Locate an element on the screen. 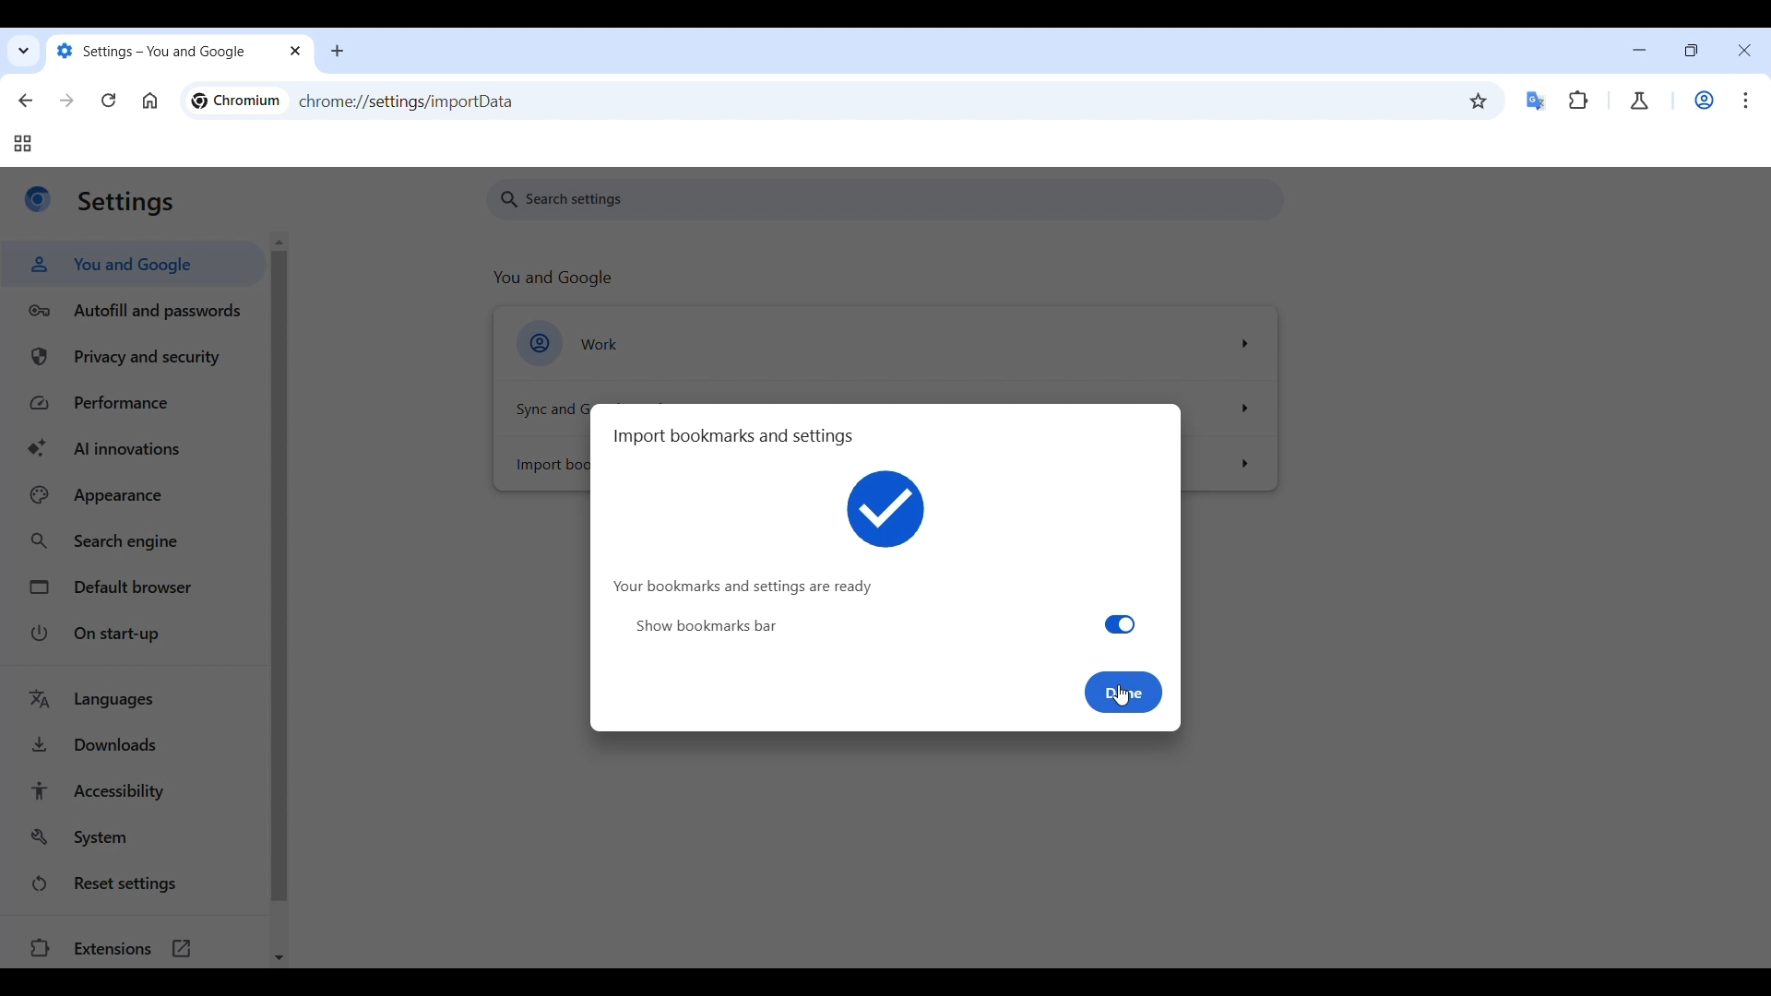 Image resolution: width=1771 pixels, height=996 pixels. settings is located at coordinates (126, 203).